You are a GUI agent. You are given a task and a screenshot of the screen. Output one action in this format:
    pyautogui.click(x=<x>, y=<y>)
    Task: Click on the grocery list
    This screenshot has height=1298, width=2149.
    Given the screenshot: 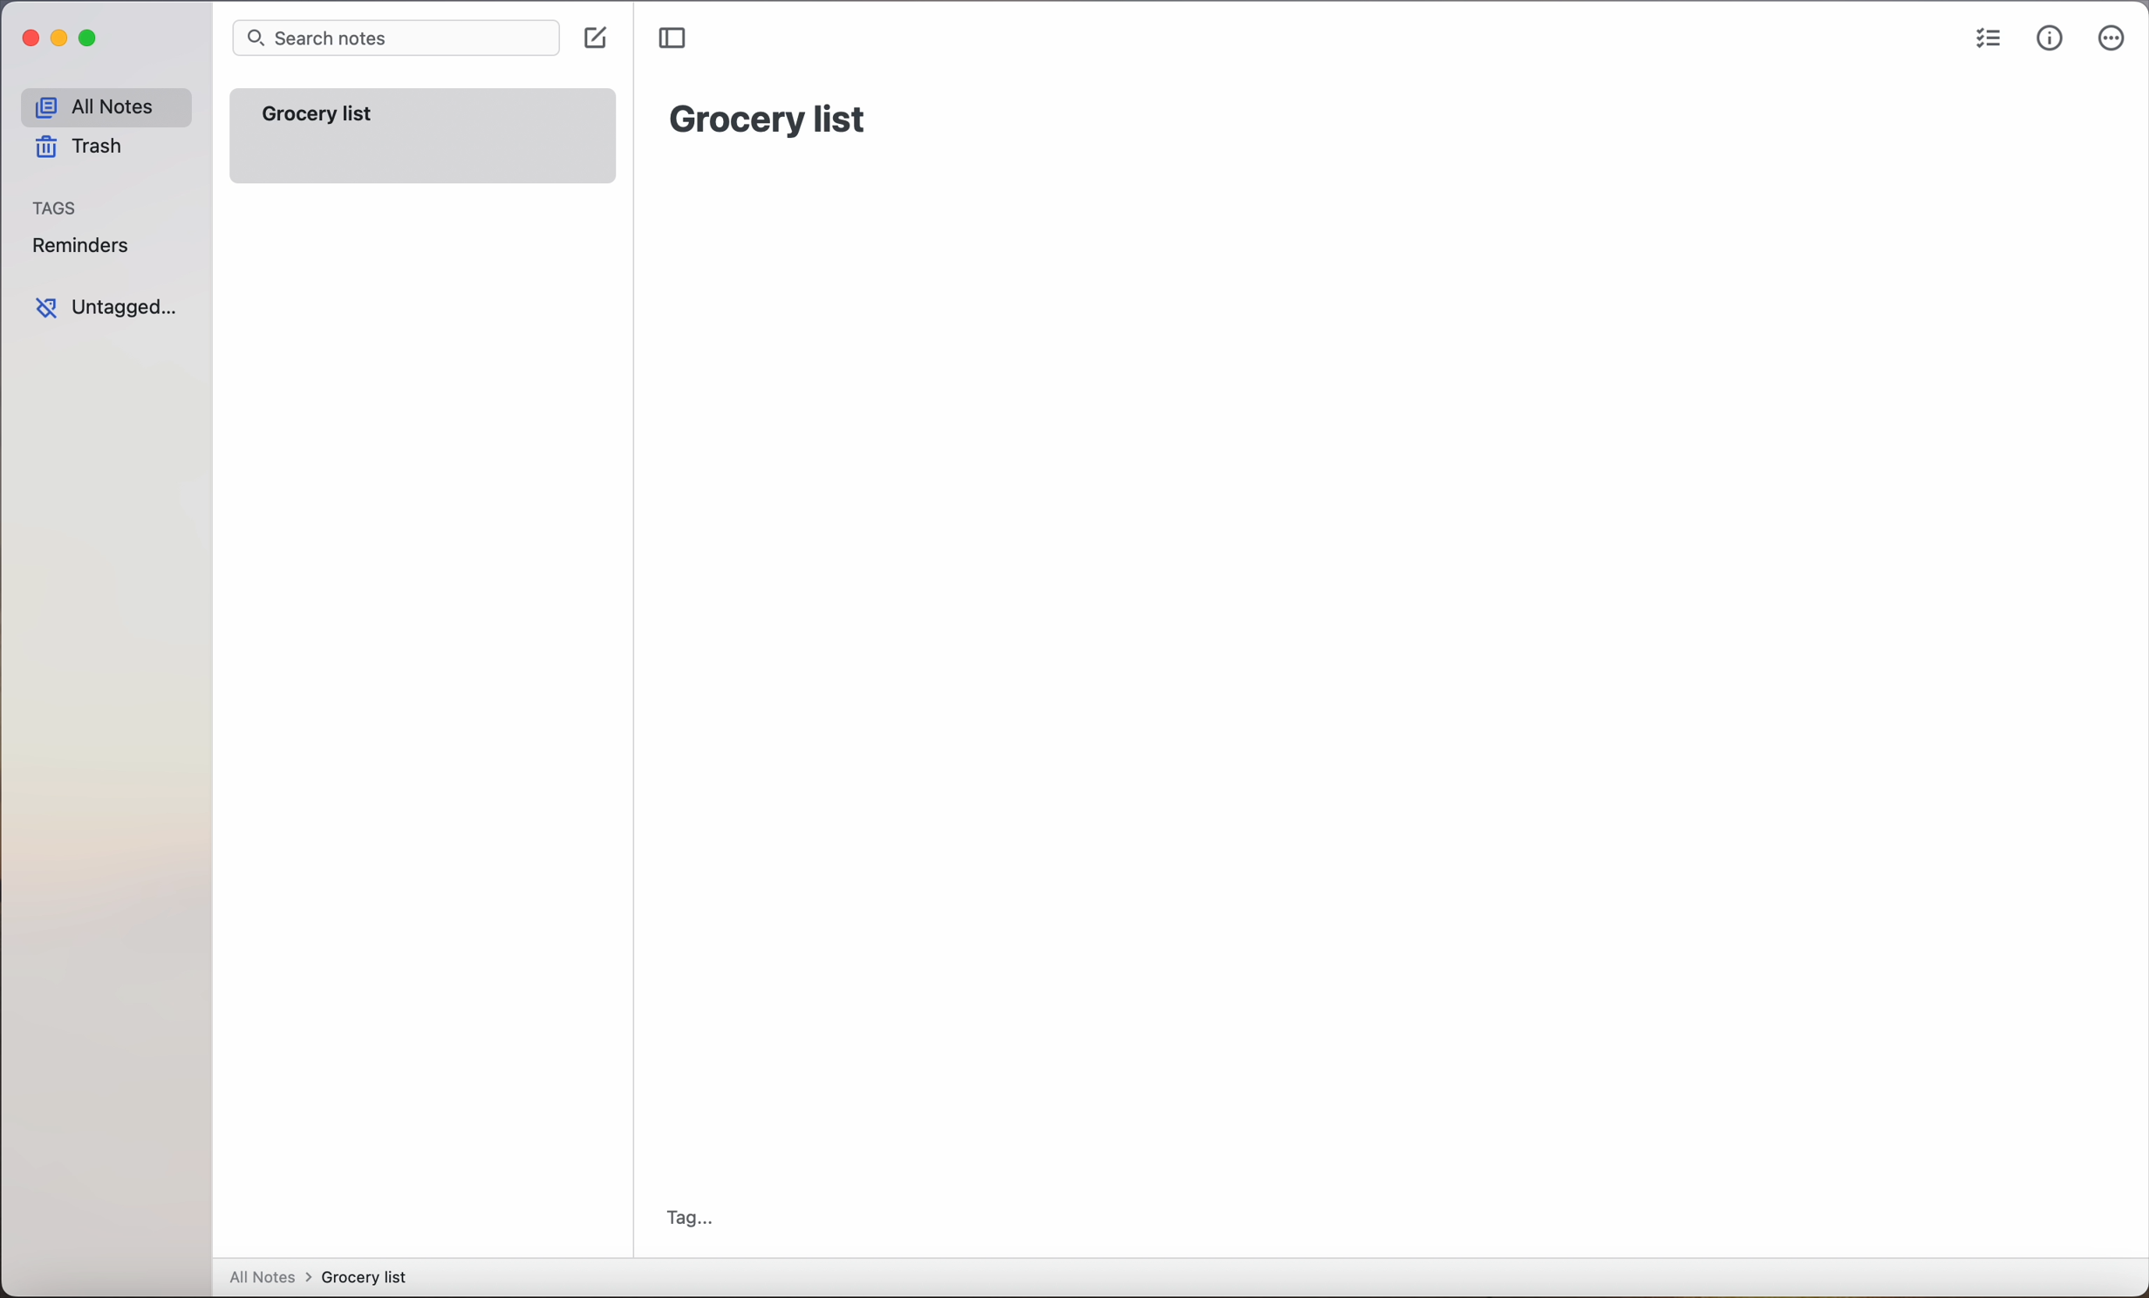 What is the action you would take?
    pyautogui.click(x=769, y=116)
    